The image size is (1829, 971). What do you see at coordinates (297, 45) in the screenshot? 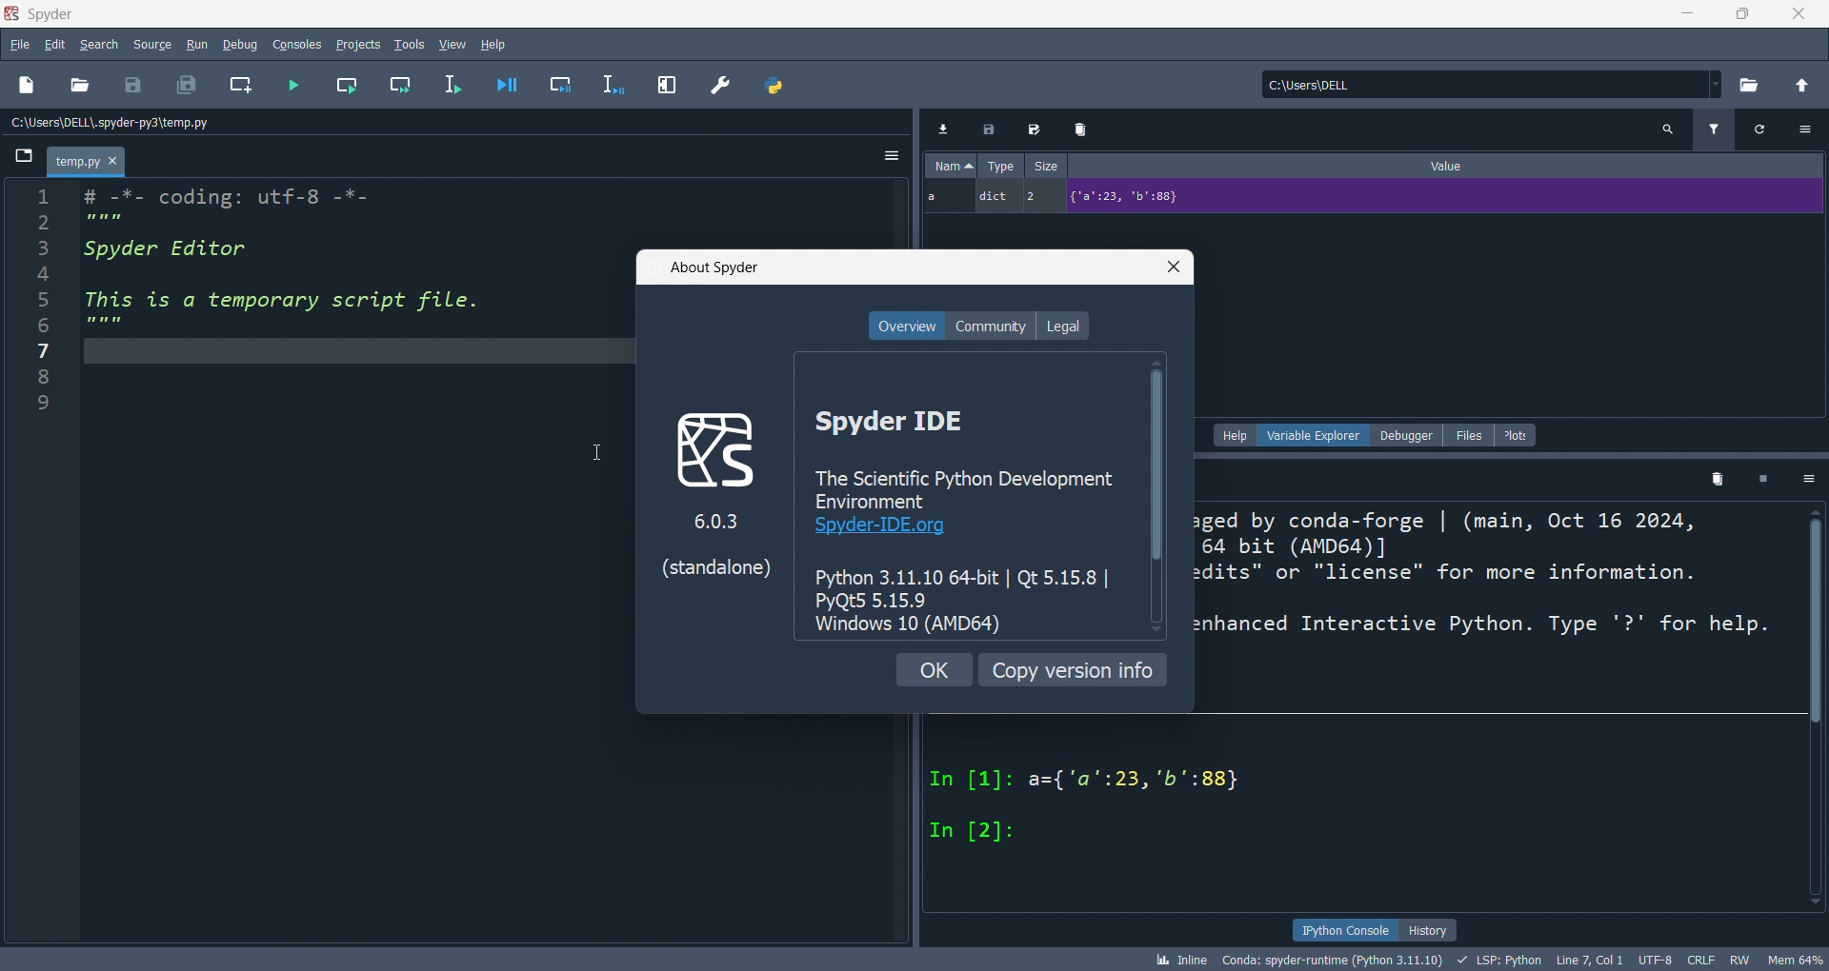
I see `consoles` at bounding box center [297, 45].